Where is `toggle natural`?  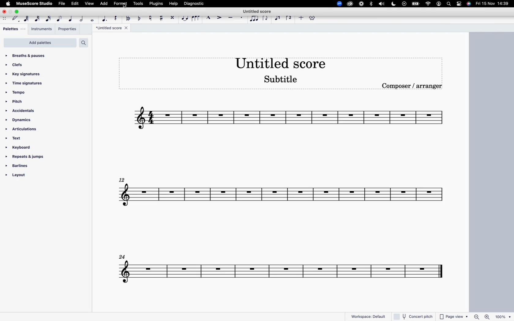 toggle natural is located at coordinates (151, 18).